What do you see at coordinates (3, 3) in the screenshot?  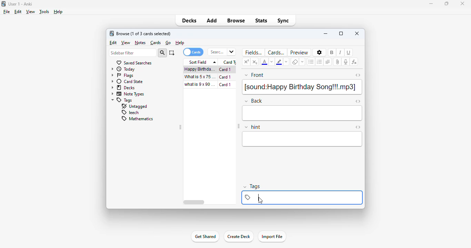 I see `logo` at bounding box center [3, 3].